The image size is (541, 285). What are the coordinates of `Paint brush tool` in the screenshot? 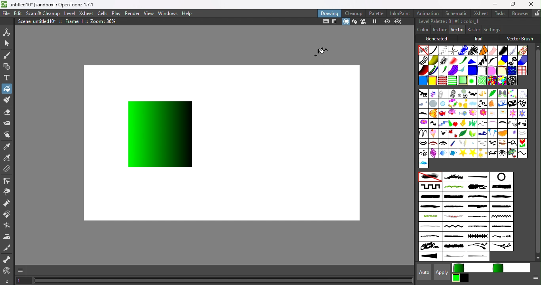 It's located at (6, 101).